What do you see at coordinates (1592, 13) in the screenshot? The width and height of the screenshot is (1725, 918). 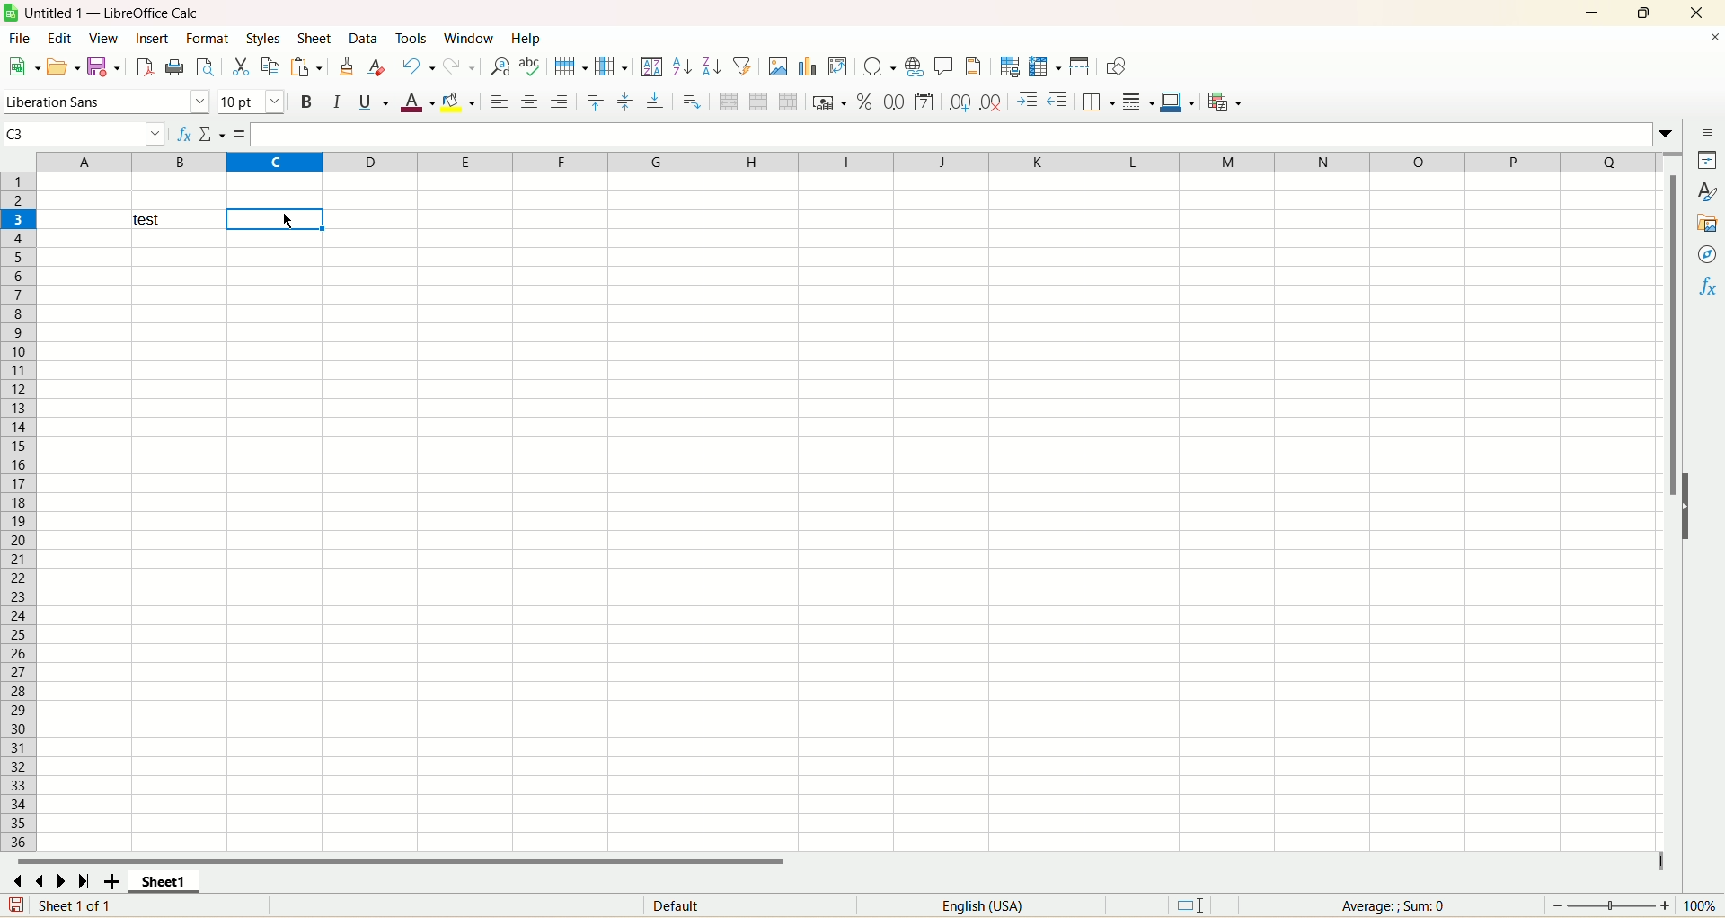 I see `minimize` at bounding box center [1592, 13].